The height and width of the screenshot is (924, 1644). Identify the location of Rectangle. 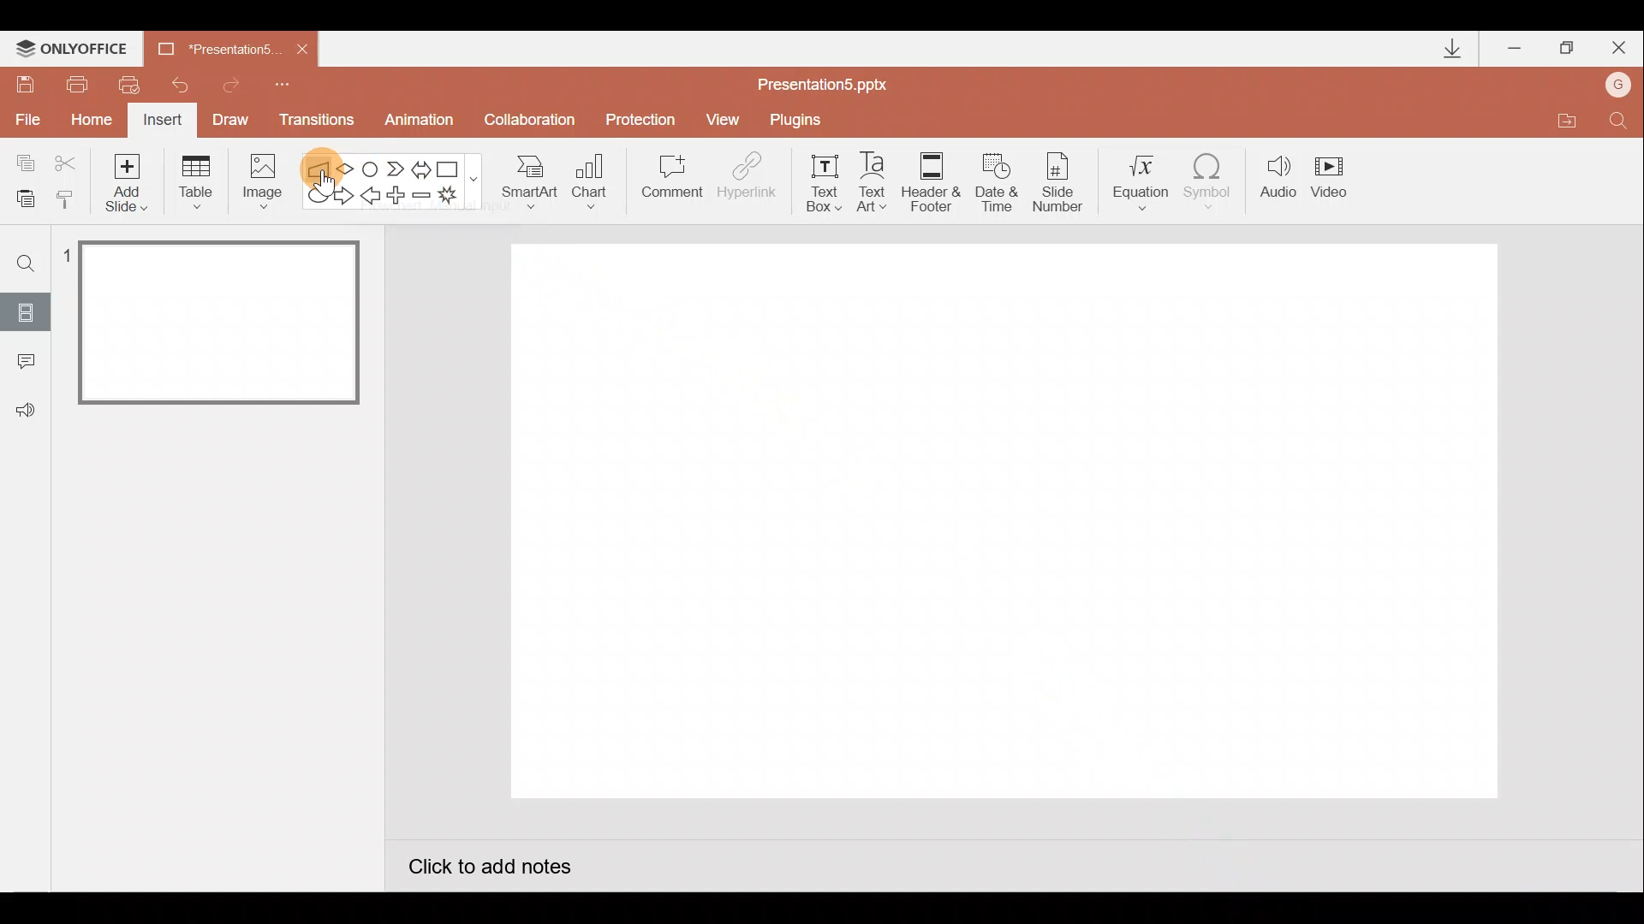
(452, 168).